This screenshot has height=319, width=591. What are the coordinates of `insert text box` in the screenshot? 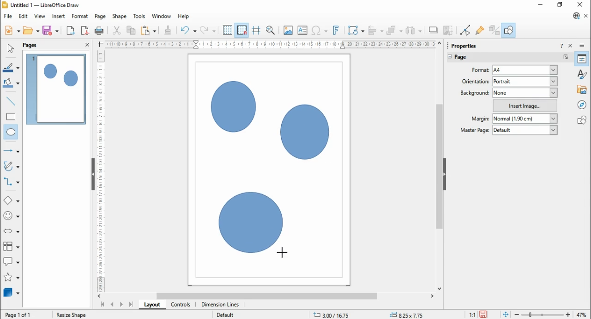 It's located at (302, 30).